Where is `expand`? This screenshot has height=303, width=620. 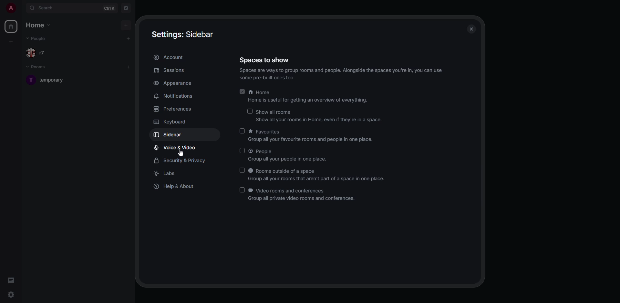
expand is located at coordinates (22, 8).